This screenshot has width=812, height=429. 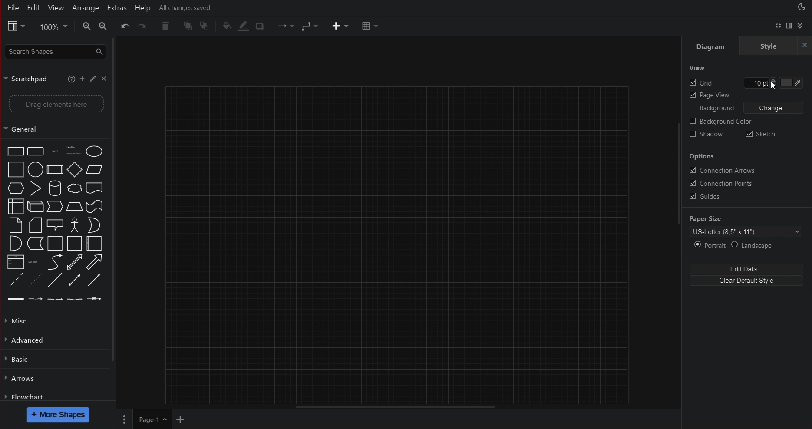 I want to click on free form, so click(x=50, y=261).